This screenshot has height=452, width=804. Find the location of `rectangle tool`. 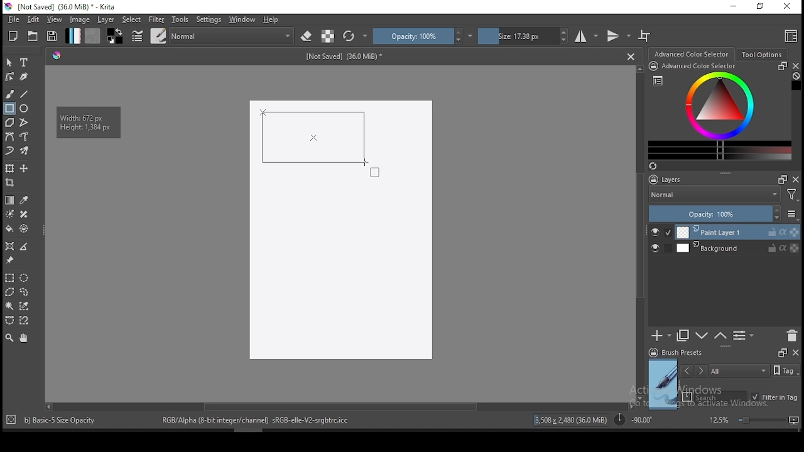

rectangle tool is located at coordinates (9, 109).